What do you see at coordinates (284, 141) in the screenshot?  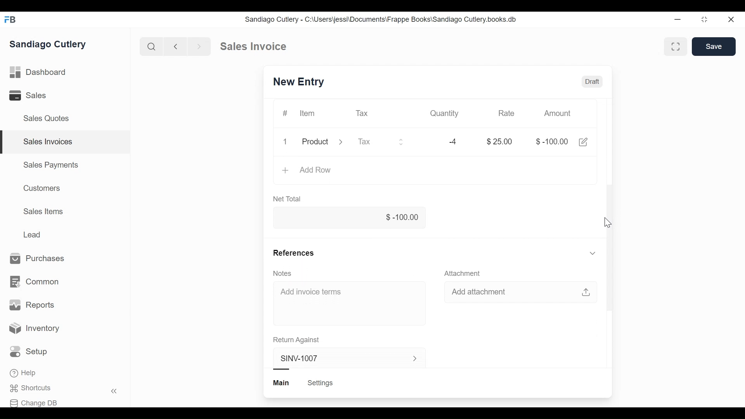 I see `1` at bounding box center [284, 141].